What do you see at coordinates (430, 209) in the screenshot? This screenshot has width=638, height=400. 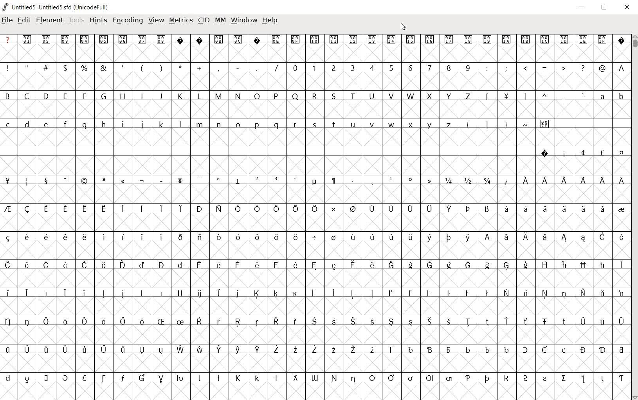 I see `Symbol` at bounding box center [430, 209].